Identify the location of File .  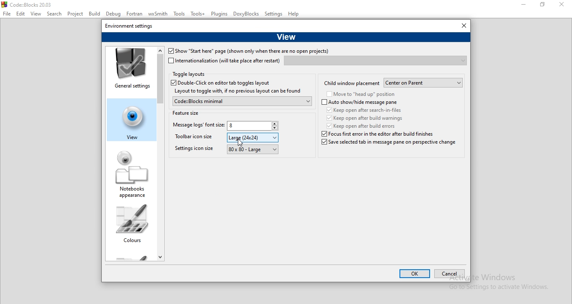
(7, 14).